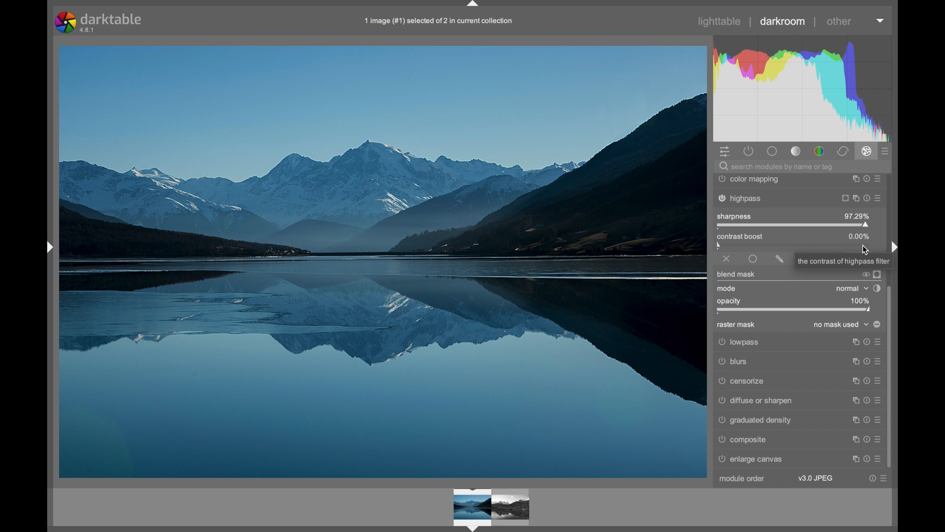 The height and width of the screenshot is (532, 945). What do you see at coordinates (820, 152) in the screenshot?
I see `color` at bounding box center [820, 152].